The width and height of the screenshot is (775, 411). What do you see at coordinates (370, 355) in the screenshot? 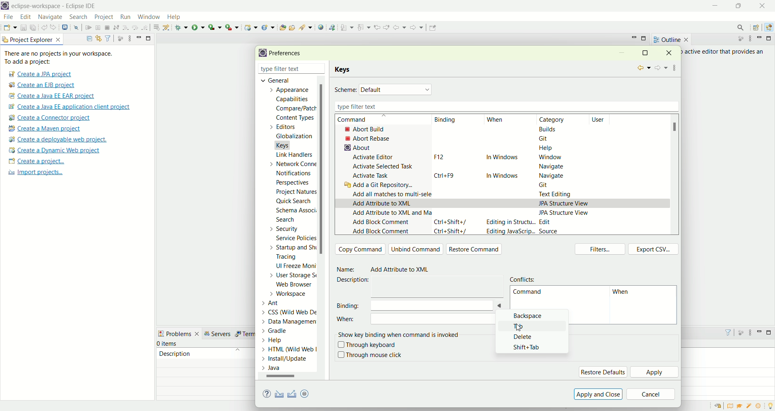
I see `through mouse click` at bounding box center [370, 355].